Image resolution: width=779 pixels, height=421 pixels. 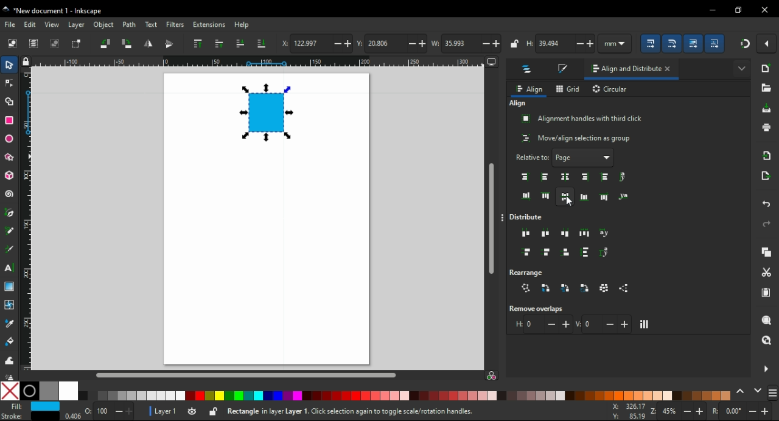 I want to click on lower, so click(x=240, y=43).